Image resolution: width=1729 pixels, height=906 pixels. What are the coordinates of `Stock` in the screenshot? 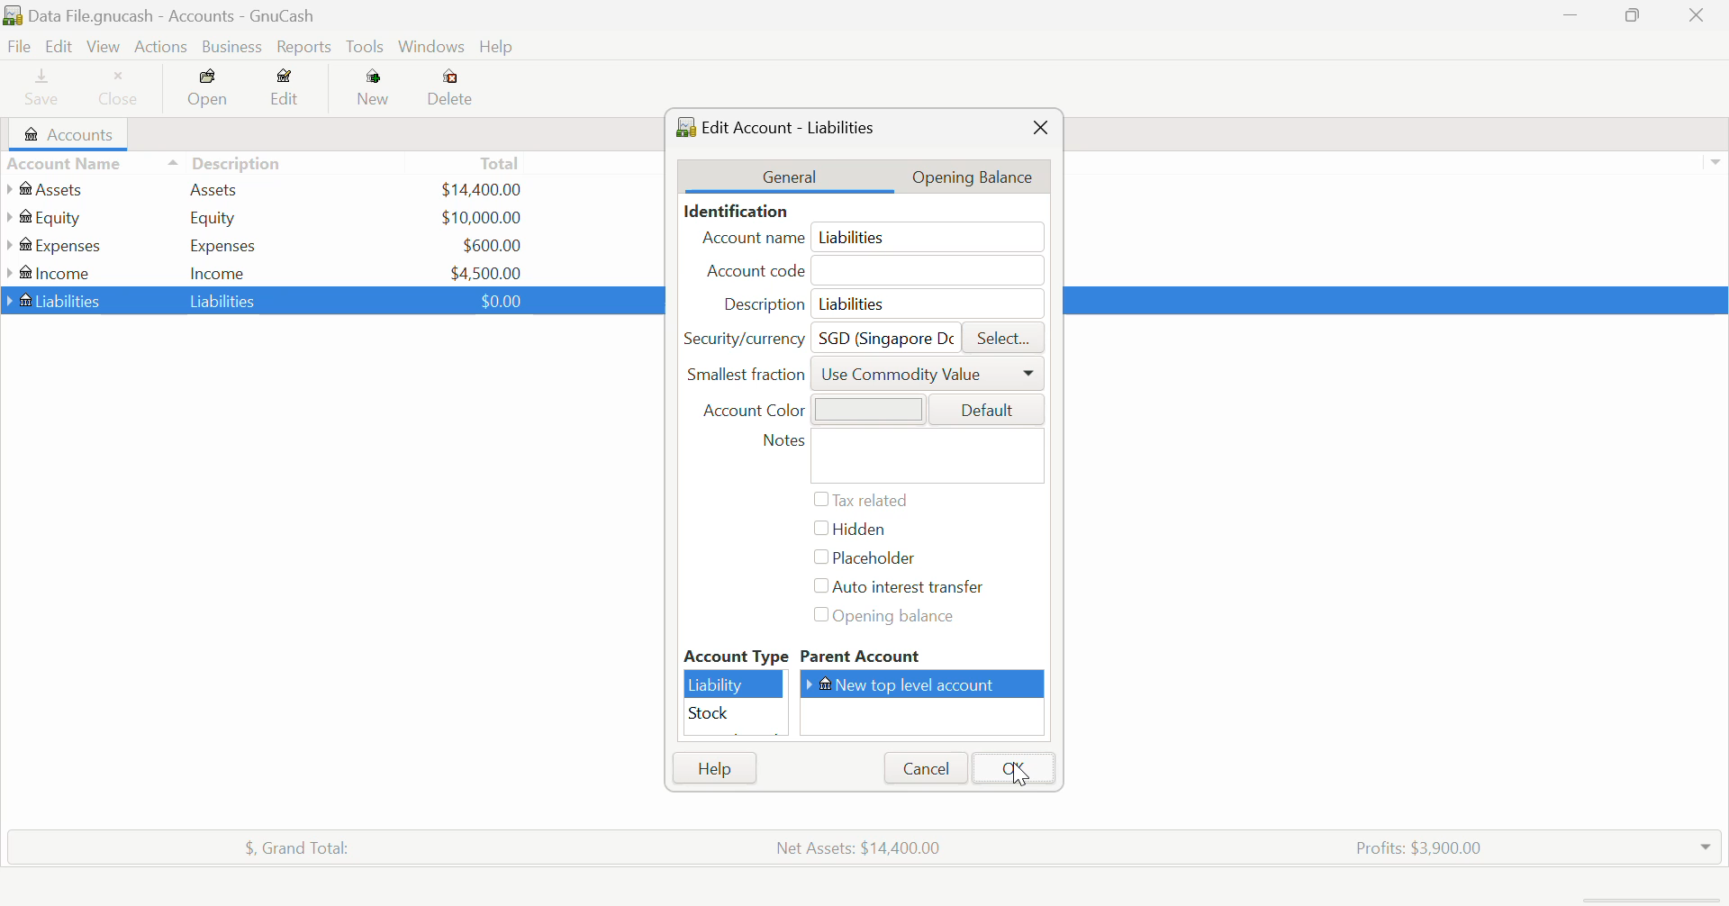 It's located at (735, 714).